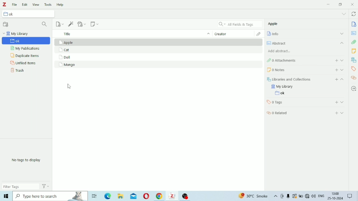 The image size is (358, 201). What do you see at coordinates (47, 186) in the screenshot?
I see `Actions` at bounding box center [47, 186].